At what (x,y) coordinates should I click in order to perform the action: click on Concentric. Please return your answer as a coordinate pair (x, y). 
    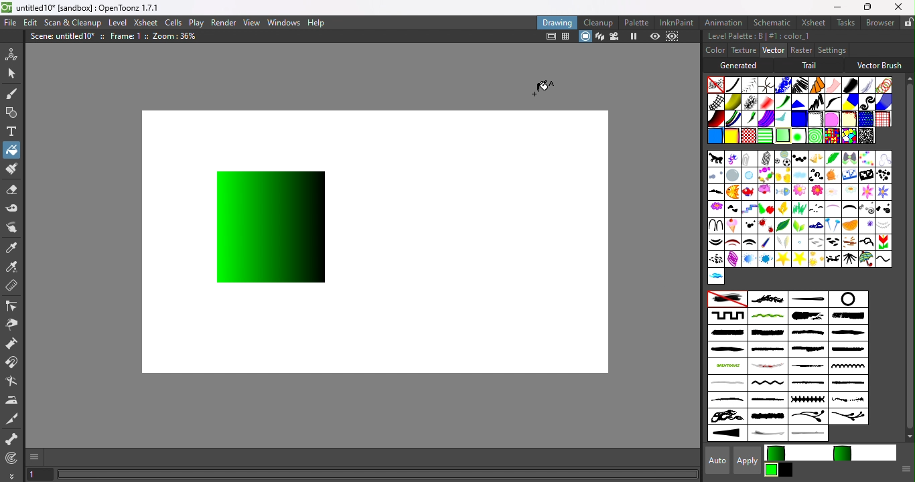
    Looking at the image, I should click on (813, 136).